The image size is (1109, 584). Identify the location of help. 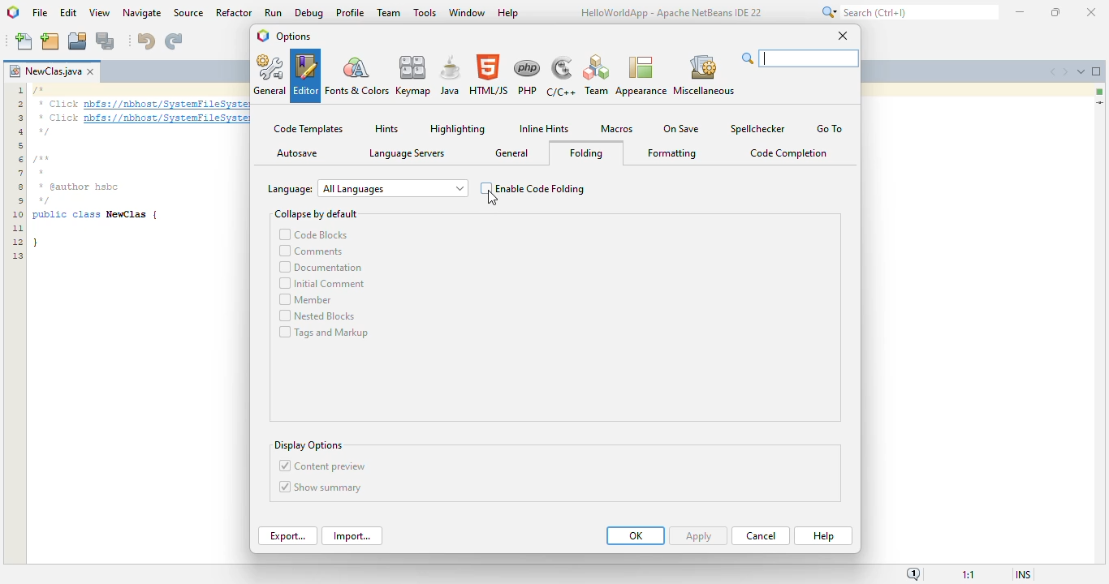
(825, 536).